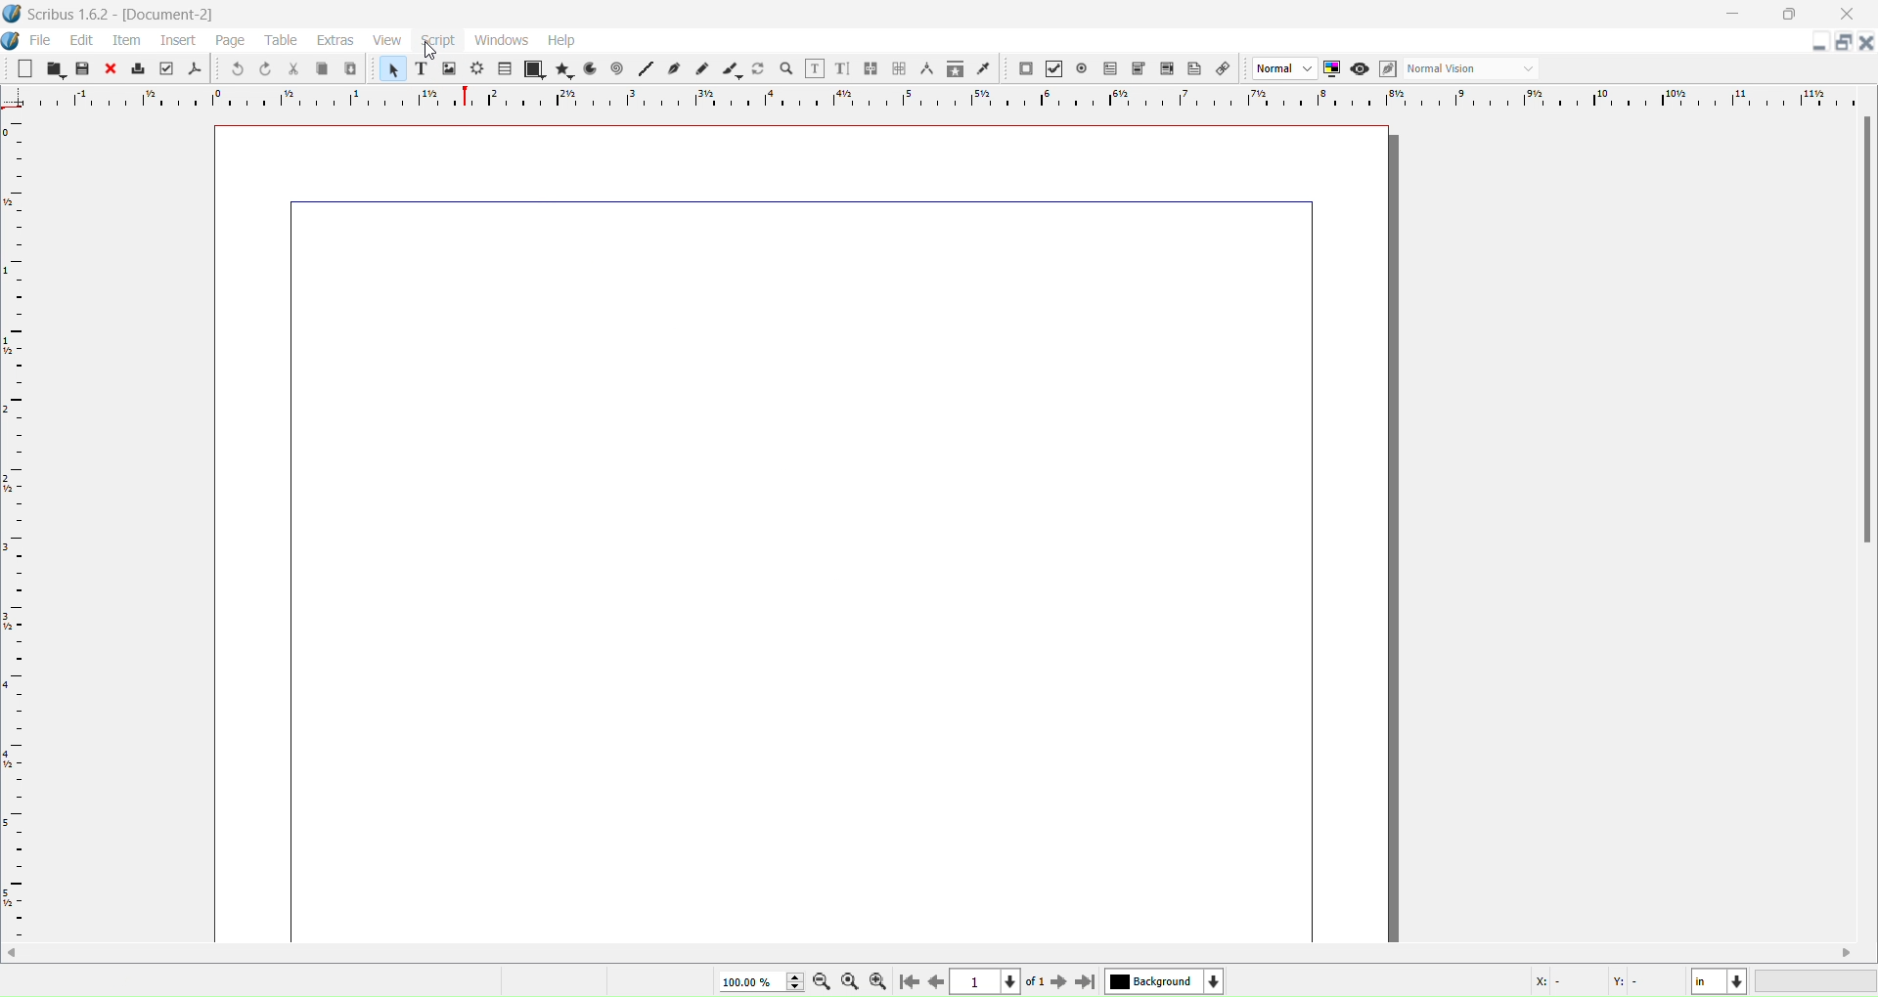 The width and height of the screenshot is (1878, 997). I want to click on Image Frame, so click(449, 69).